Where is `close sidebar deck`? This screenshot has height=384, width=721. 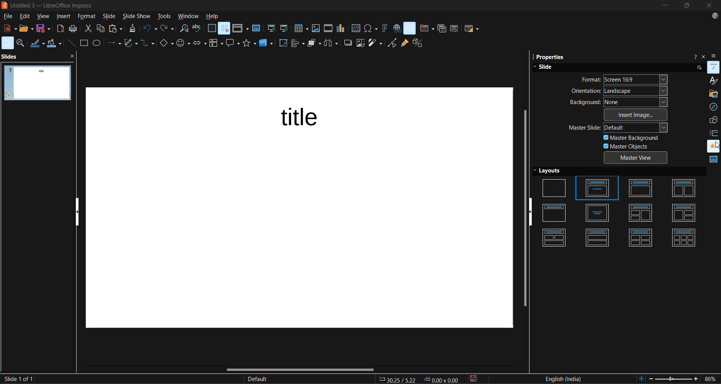 close sidebar deck is located at coordinates (704, 56).